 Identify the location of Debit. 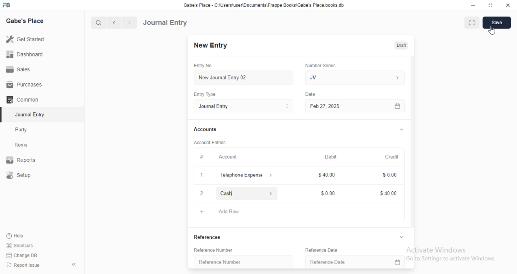
(331, 157).